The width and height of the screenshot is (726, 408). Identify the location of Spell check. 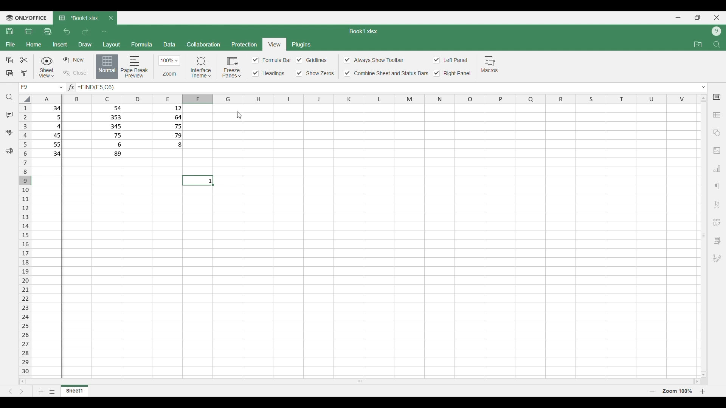
(9, 133).